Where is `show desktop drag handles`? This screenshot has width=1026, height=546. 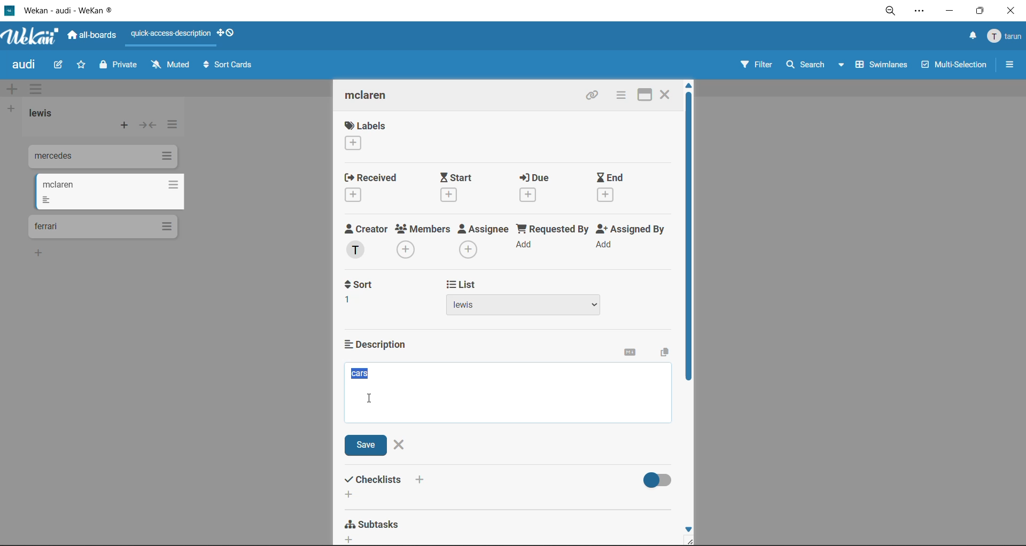 show desktop drag handles is located at coordinates (228, 33).